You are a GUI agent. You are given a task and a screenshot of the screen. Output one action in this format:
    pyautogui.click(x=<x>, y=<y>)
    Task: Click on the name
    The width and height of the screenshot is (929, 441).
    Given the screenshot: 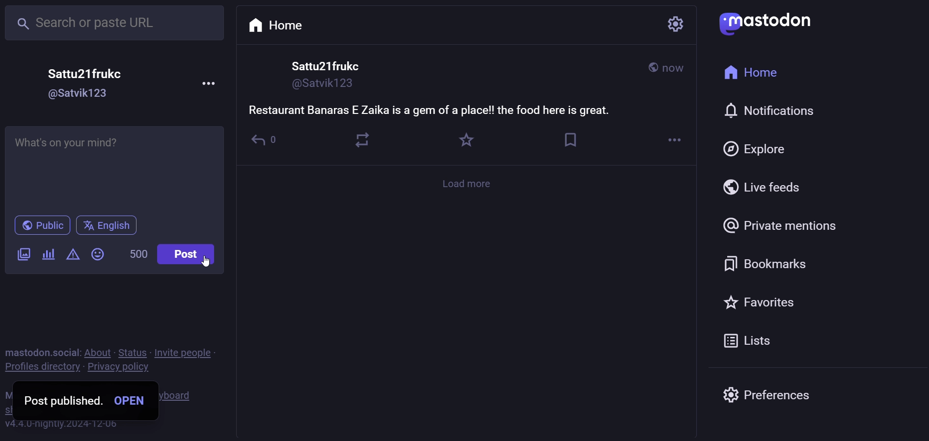 What is the action you would take?
    pyautogui.click(x=85, y=73)
    